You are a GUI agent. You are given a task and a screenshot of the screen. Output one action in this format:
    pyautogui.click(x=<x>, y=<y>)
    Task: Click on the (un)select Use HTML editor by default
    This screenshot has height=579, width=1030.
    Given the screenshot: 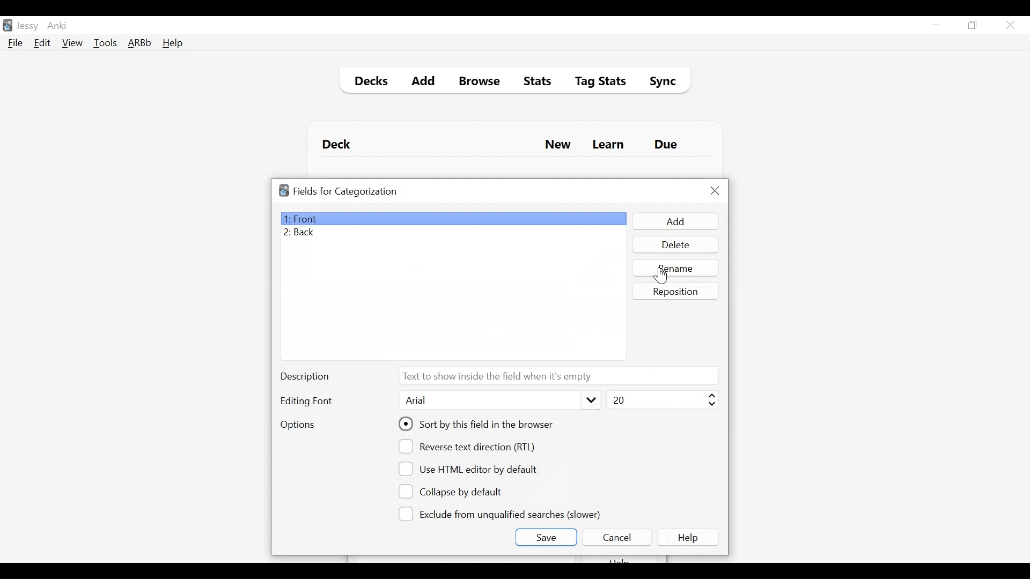 What is the action you would take?
    pyautogui.click(x=471, y=469)
    